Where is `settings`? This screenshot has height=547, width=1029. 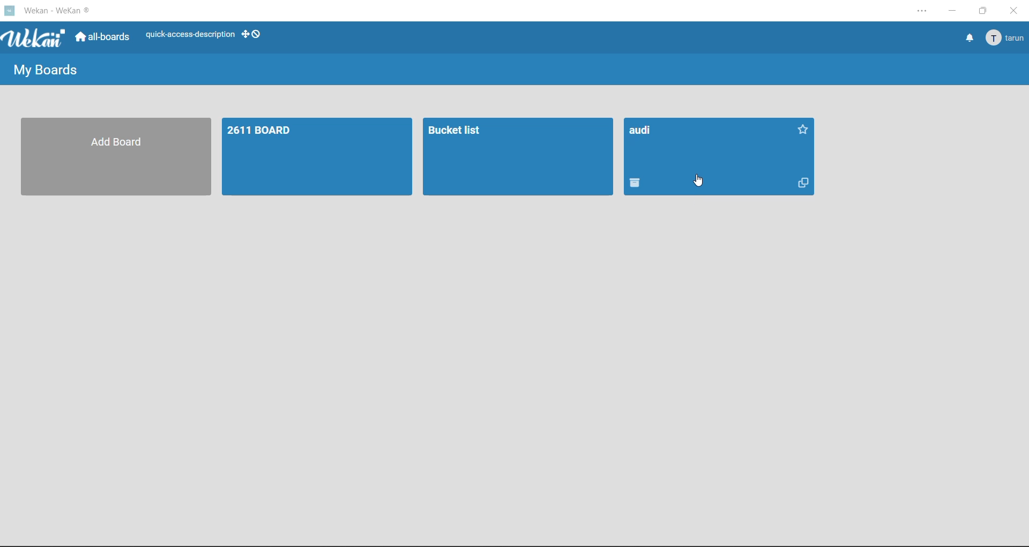 settings is located at coordinates (919, 9).